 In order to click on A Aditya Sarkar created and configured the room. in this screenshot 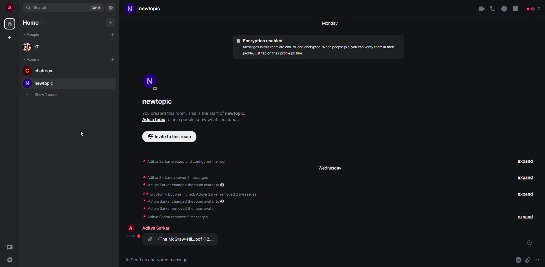, I will do `click(185, 161)`.